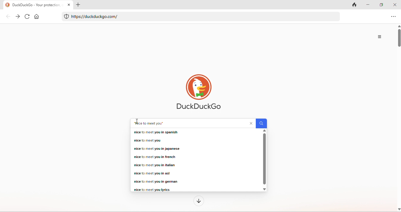  Describe the element at coordinates (157, 181) in the screenshot. I see `nice to meet you in german` at that location.